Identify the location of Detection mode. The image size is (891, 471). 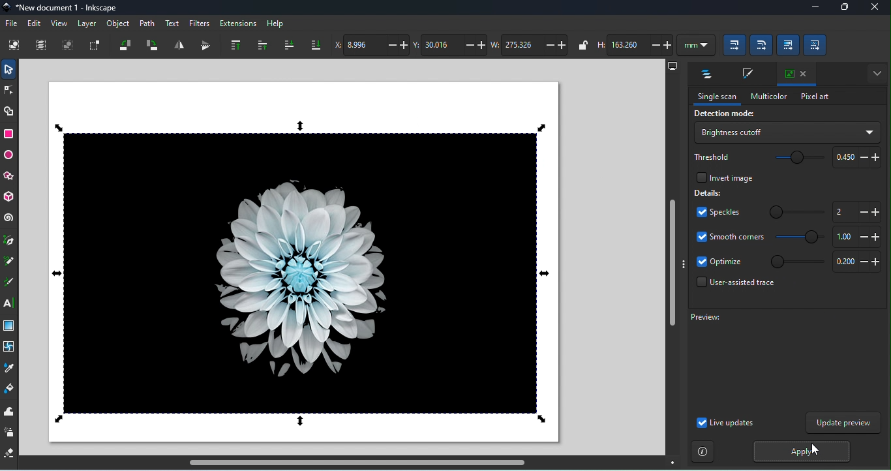
(723, 114).